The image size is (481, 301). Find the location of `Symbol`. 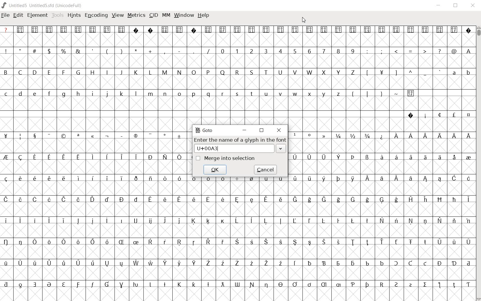

Symbol is located at coordinates (21, 284).